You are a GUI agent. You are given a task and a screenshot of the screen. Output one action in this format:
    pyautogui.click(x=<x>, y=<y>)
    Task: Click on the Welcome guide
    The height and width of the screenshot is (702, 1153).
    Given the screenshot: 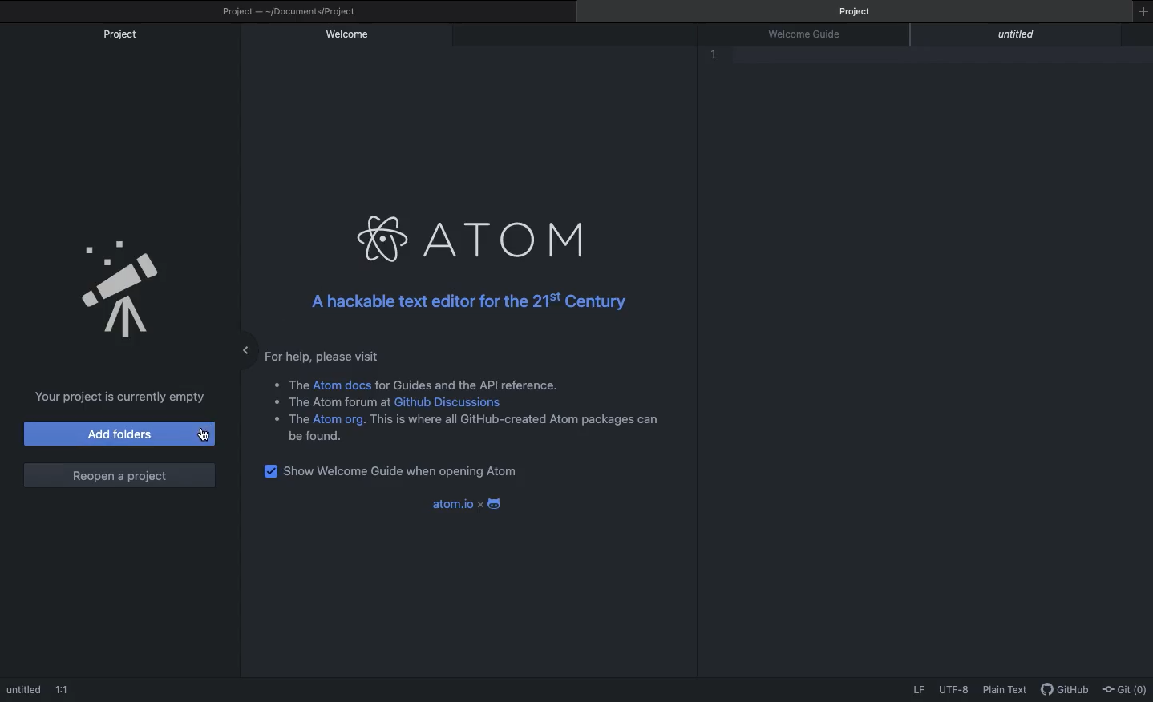 What is the action you would take?
    pyautogui.click(x=812, y=35)
    